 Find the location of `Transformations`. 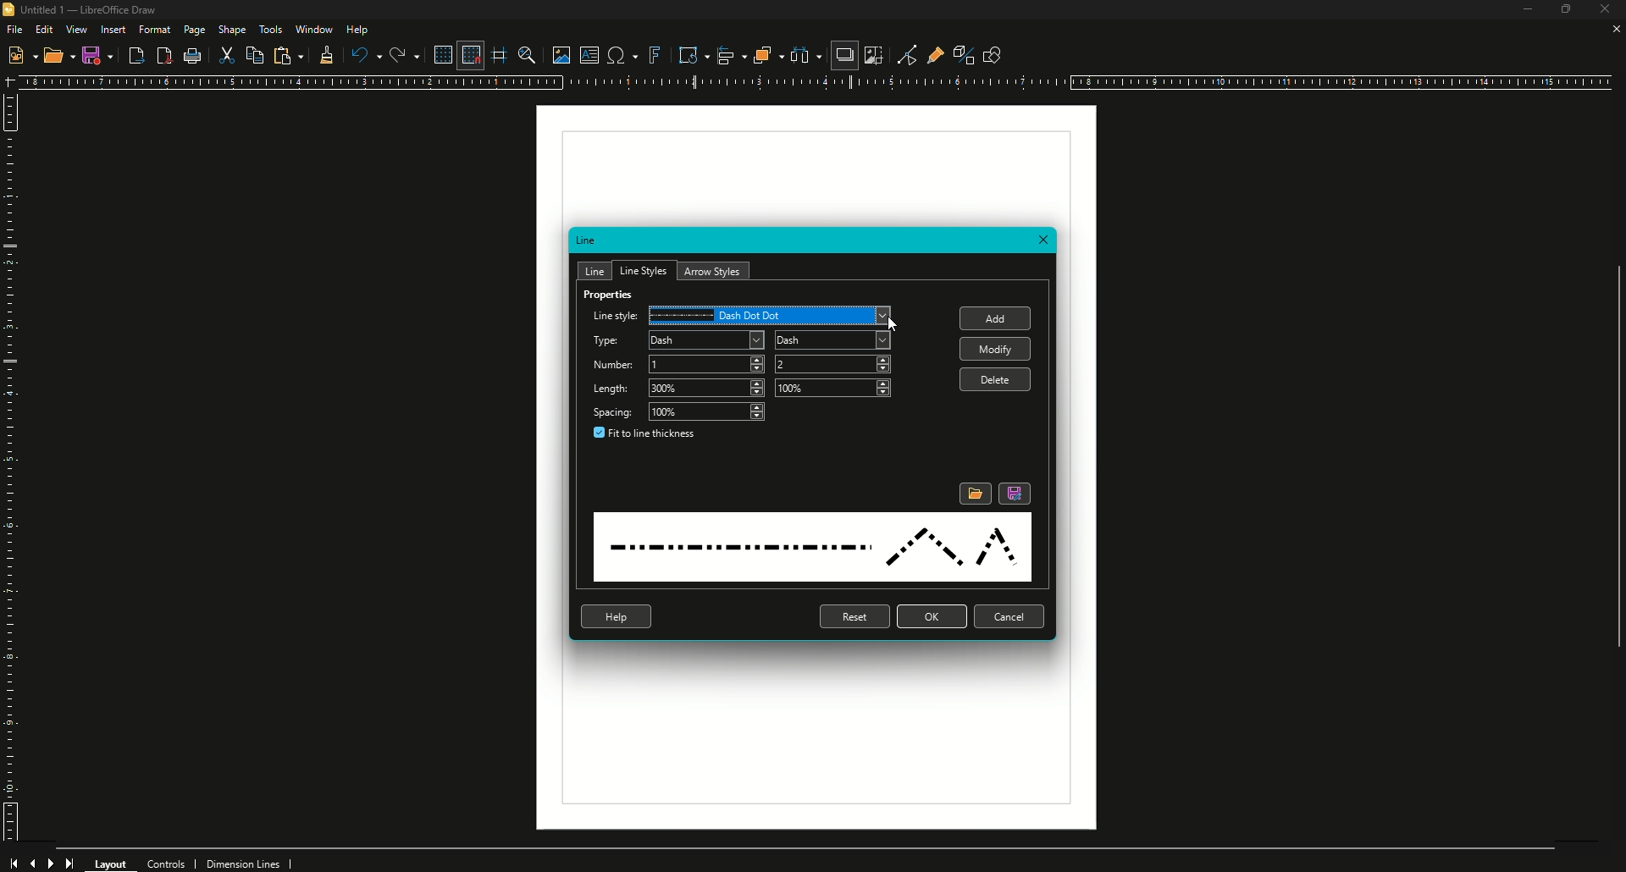

Transformations is located at coordinates (686, 54).